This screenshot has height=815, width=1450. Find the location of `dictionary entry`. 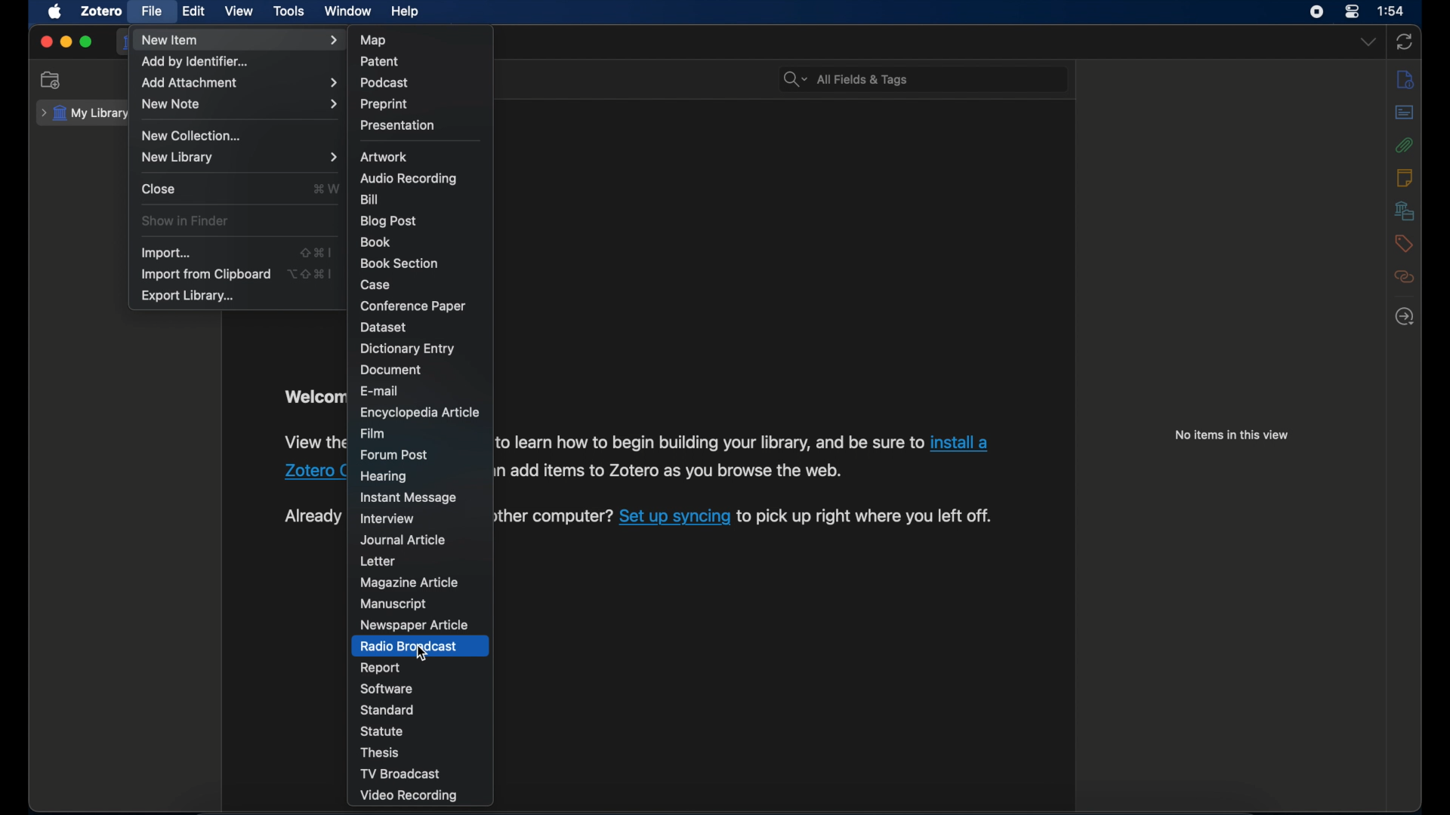

dictionary entry is located at coordinates (407, 349).